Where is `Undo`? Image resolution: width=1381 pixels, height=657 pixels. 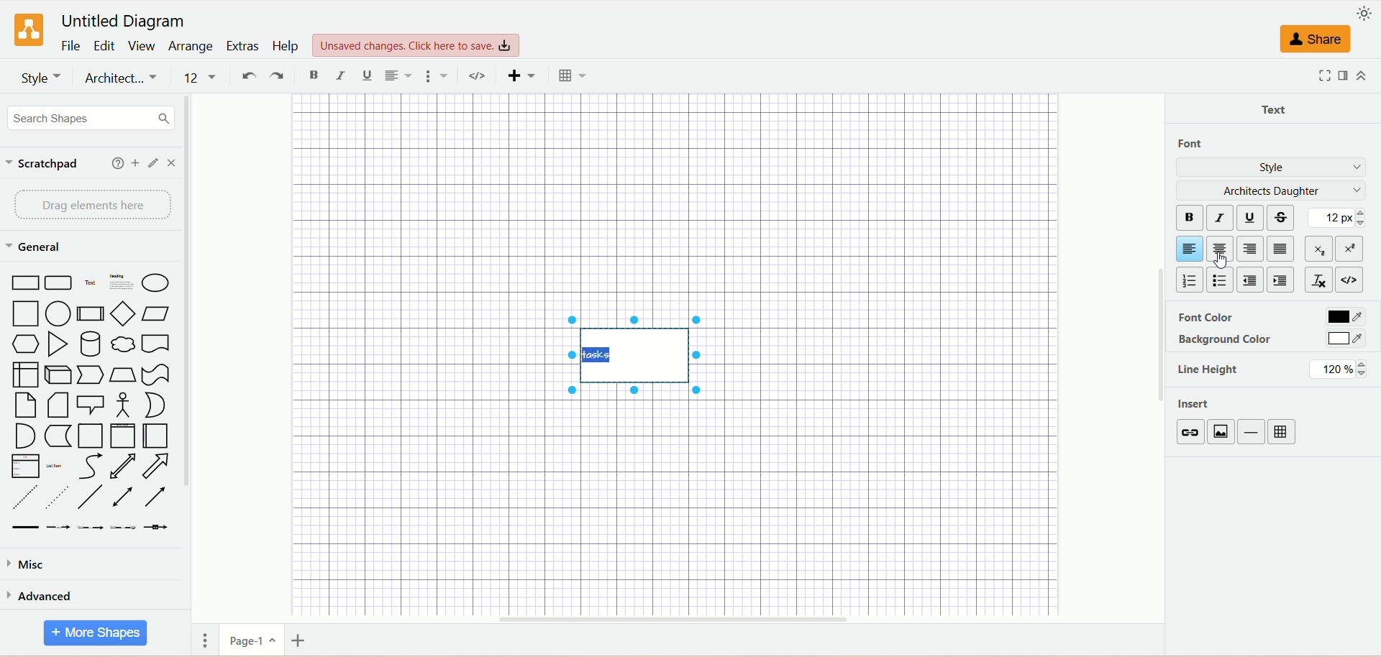 Undo is located at coordinates (247, 77).